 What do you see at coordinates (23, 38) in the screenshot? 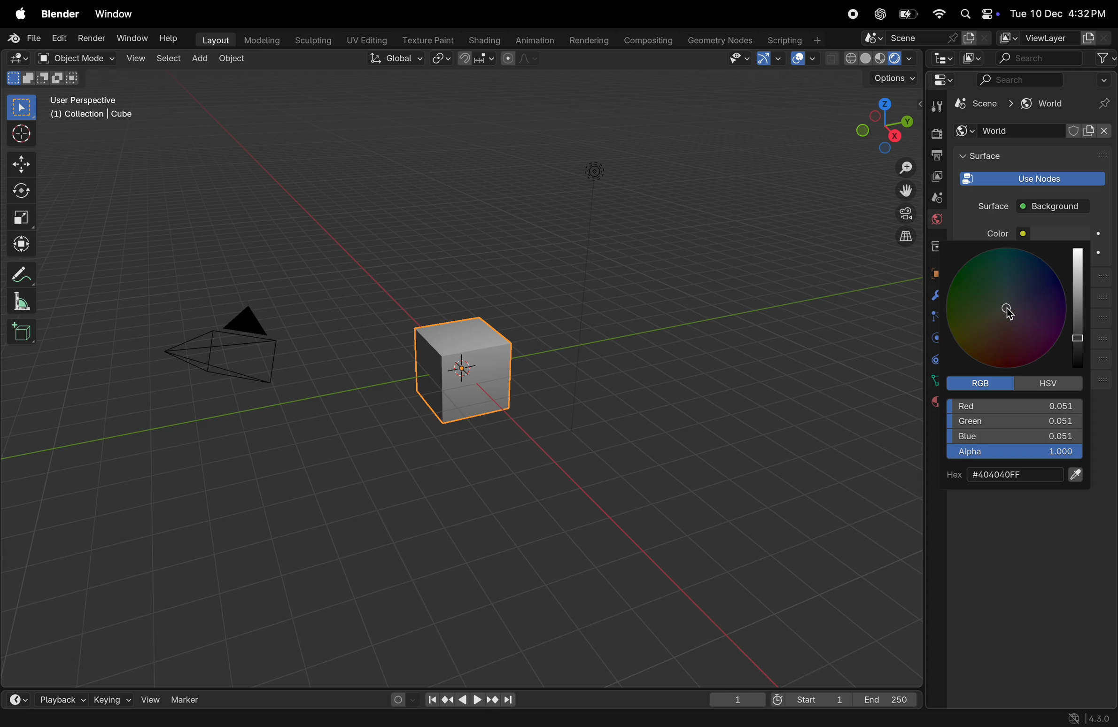
I see `File` at bounding box center [23, 38].